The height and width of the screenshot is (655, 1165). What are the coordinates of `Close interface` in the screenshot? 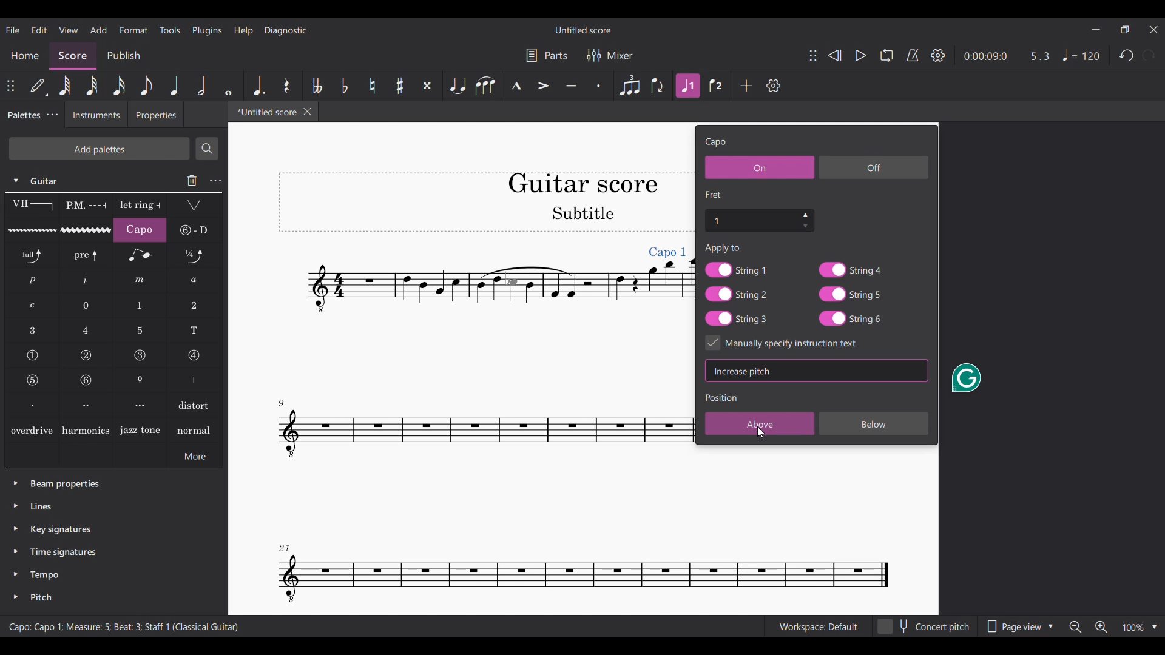 It's located at (1153, 30).